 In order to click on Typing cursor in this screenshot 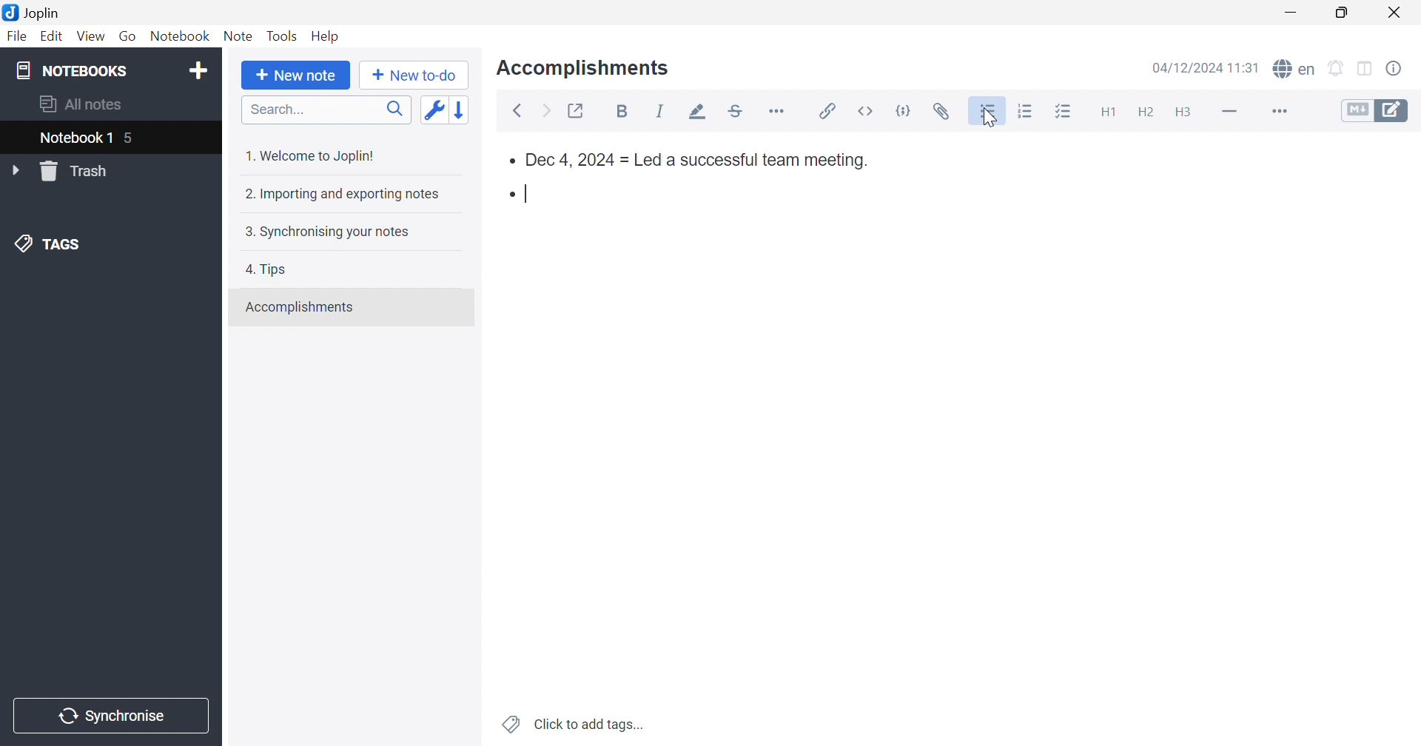, I will do `click(530, 193)`.